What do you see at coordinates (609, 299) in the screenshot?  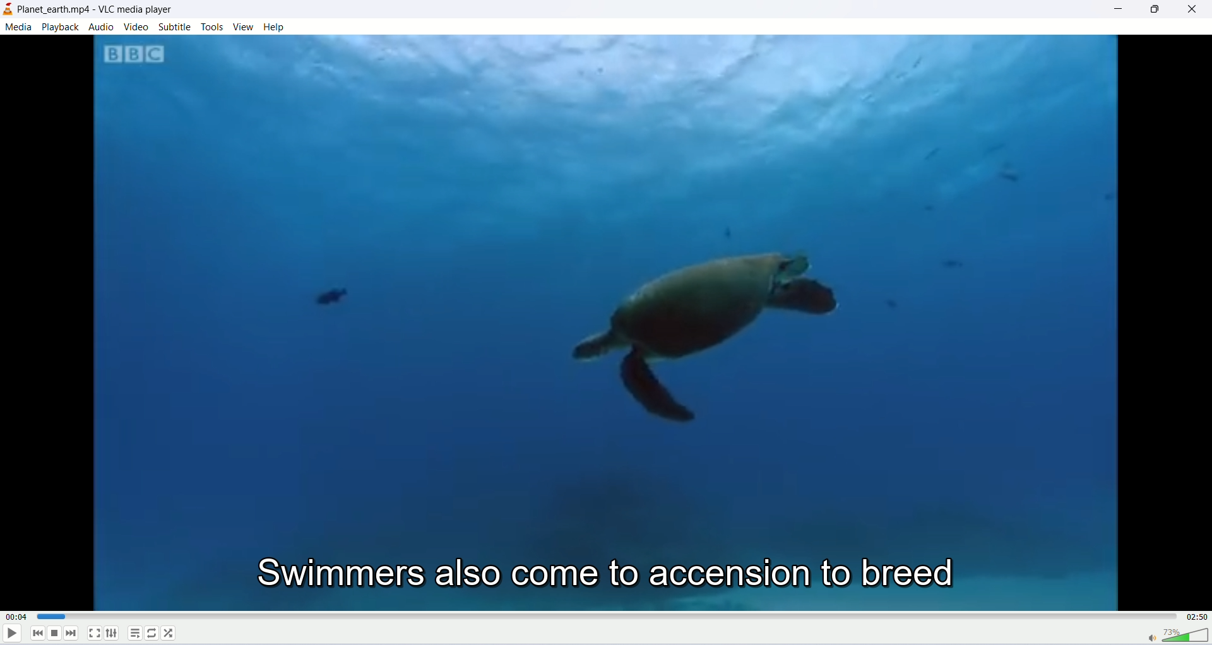 I see `image` at bounding box center [609, 299].